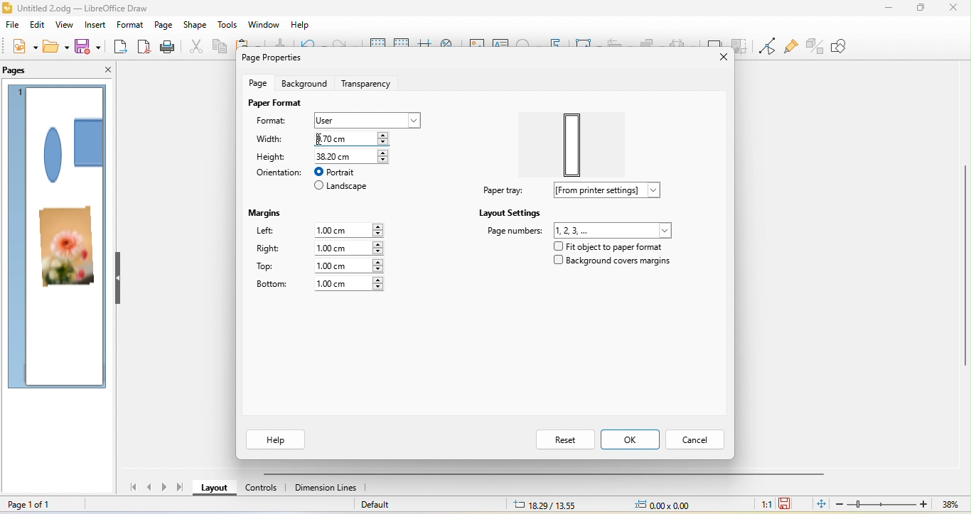  I want to click on transformation, so click(589, 45).